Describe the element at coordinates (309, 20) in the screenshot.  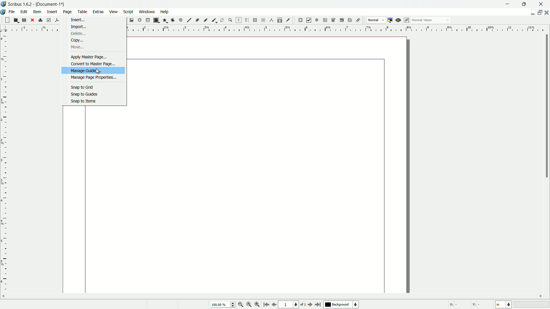
I see `pdf check box` at that location.